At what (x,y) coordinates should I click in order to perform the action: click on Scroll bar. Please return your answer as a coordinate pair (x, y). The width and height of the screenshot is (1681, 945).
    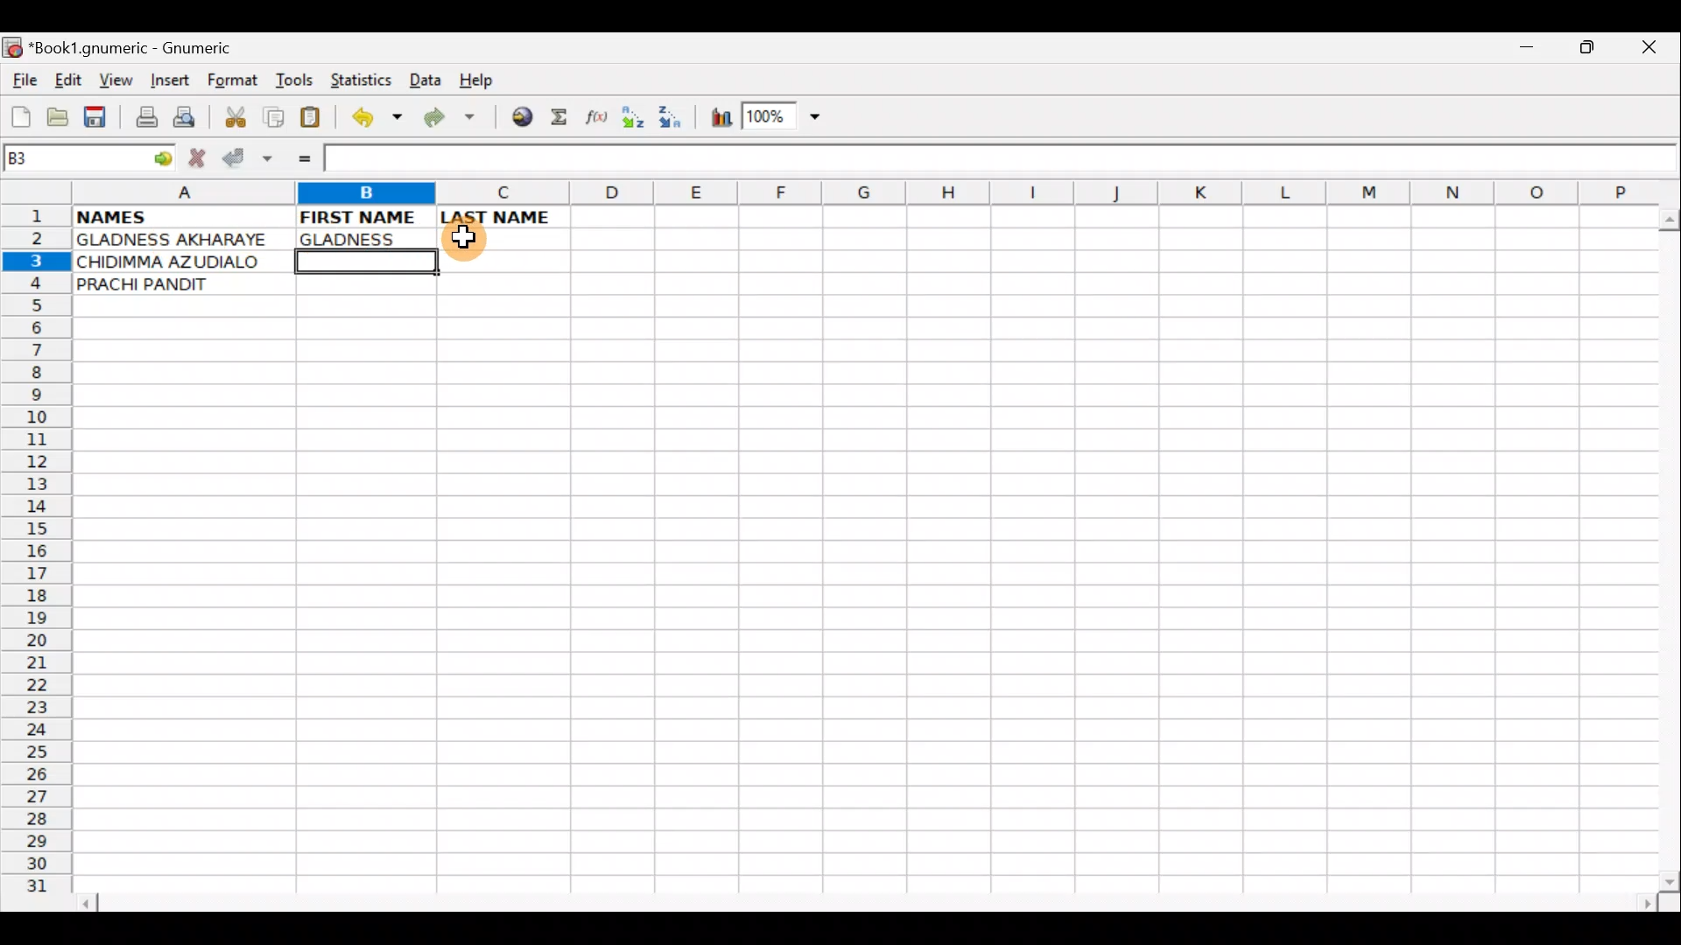
    Looking at the image, I should click on (870, 900).